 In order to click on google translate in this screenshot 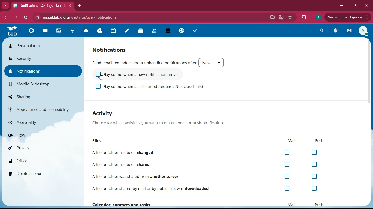, I will do `click(281, 17)`.